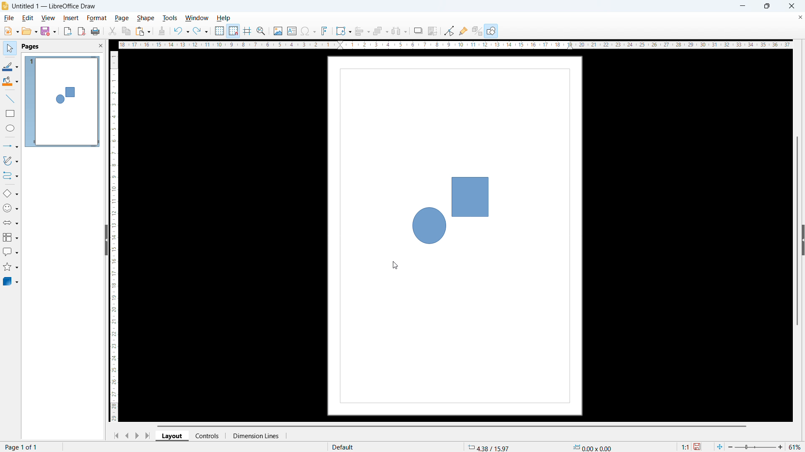 This screenshot has height=452, width=805. What do you see at coordinates (49, 31) in the screenshot?
I see `save` at bounding box center [49, 31].